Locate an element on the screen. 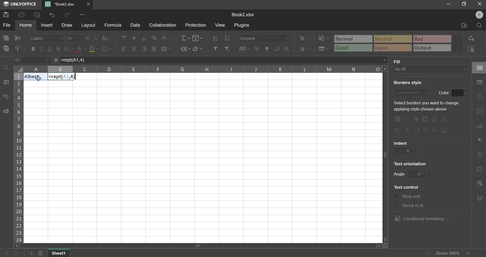 Image resolution: width=486 pixels, height=257 pixels. angle is located at coordinates (419, 174).